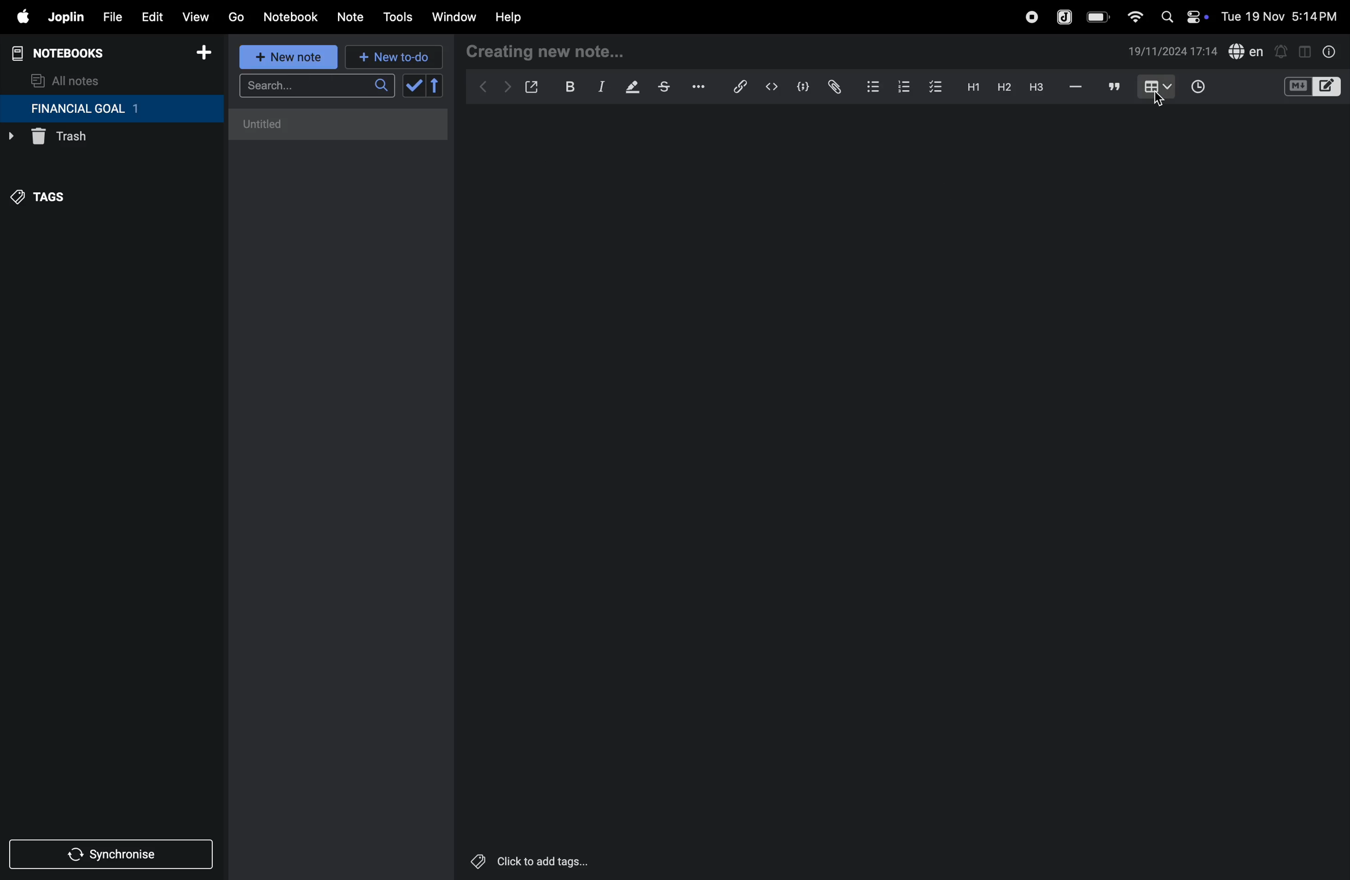 The height and width of the screenshot is (880, 1350). I want to click on edit, so click(147, 14).